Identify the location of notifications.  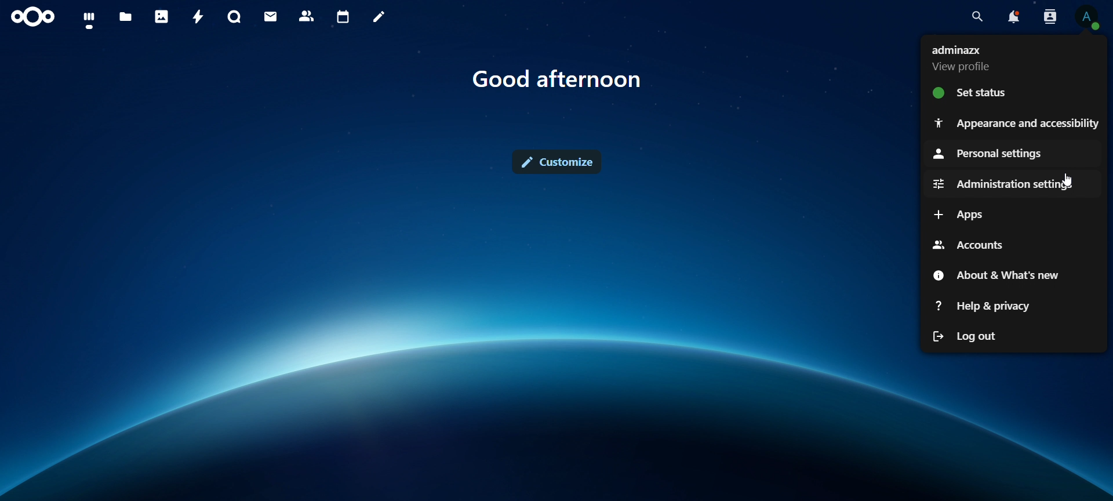
(1013, 17).